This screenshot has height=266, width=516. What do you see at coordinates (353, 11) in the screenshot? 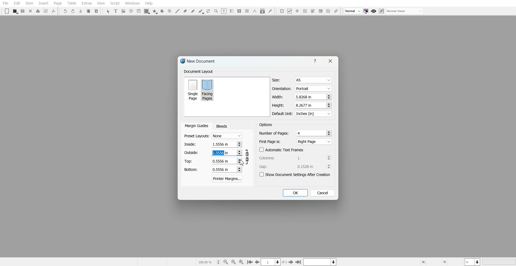
I see `Select image preview Quality` at bounding box center [353, 11].